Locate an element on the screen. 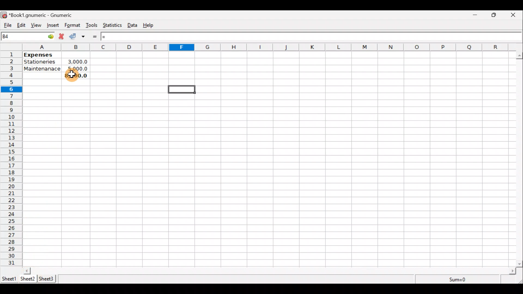 This screenshot has width=523, height=294. Cursor hovering on cell B4 is located at coordinates (71, 77).